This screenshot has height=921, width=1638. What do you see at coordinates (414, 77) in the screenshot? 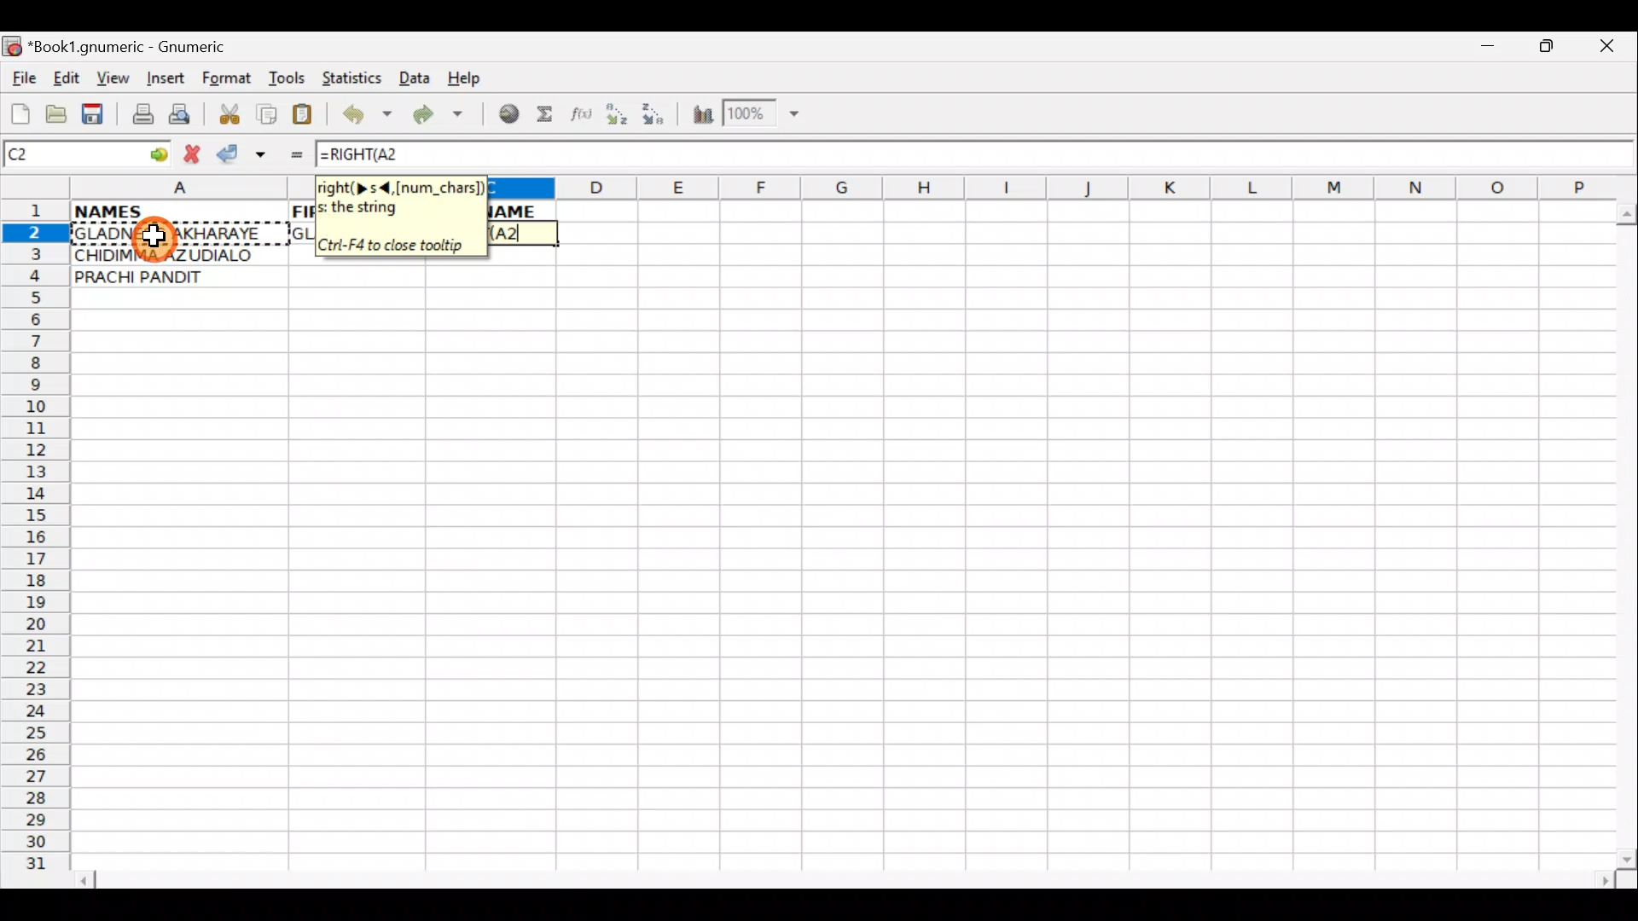
I see `Data` at bounding box center [414, 77].